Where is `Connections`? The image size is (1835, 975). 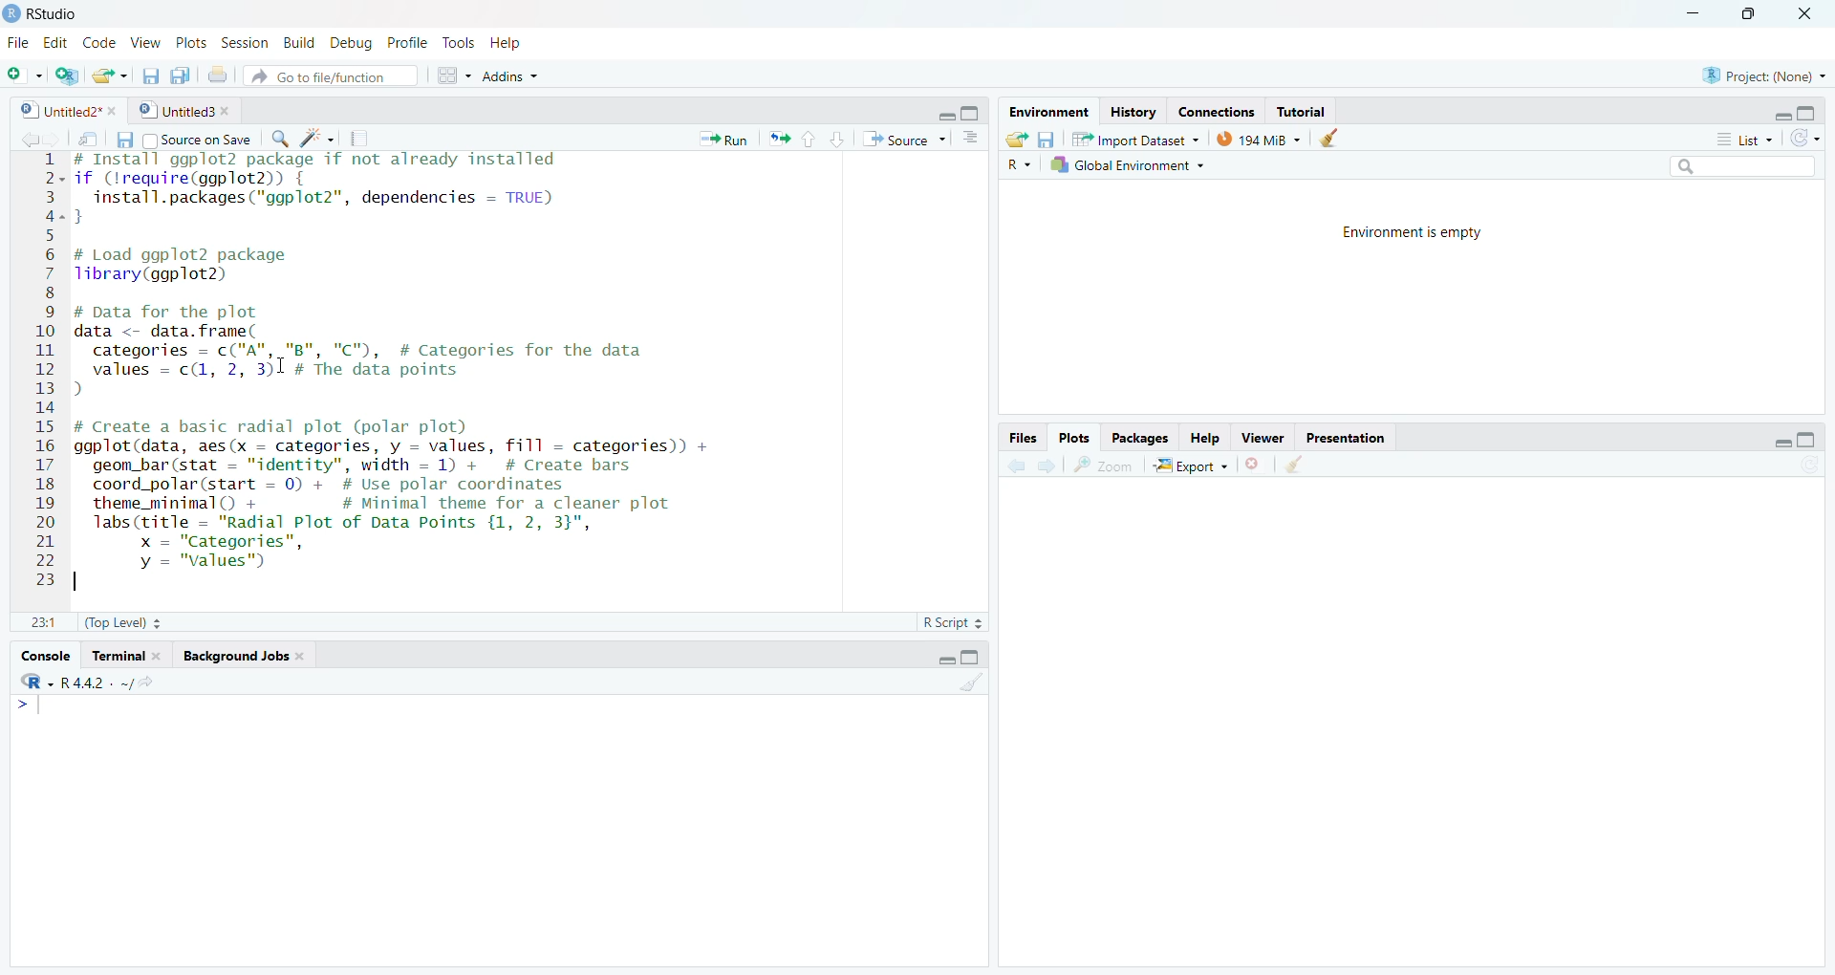 Connections is located at coordinates (1219, 111).